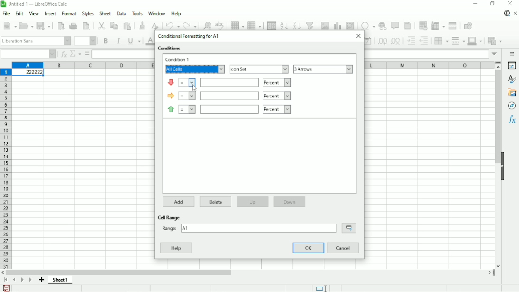 The width and height of the screenshot is (519, 292). What do you see at coordinates (87, 13) in the screenshot?
I see `Styles` at bounding box center [87, 13].